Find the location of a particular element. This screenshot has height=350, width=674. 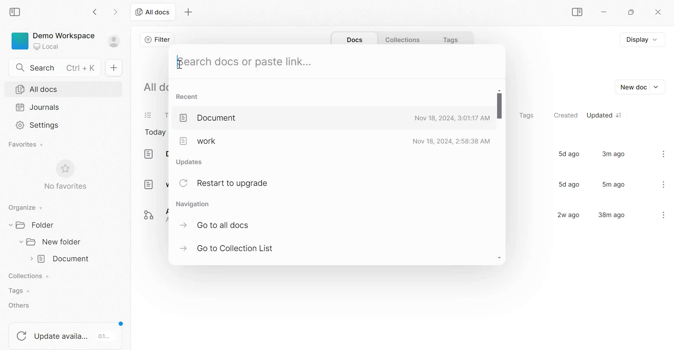

All docs is located at coordinates (37, 89).